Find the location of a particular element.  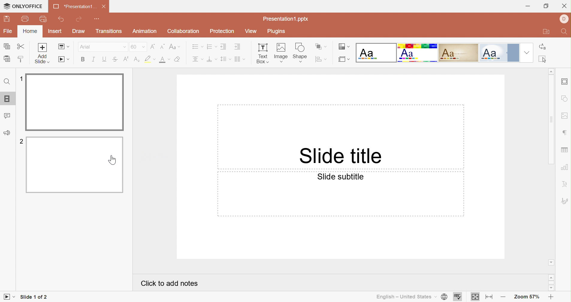

Scroll Down is located at coordinates (551, 288).